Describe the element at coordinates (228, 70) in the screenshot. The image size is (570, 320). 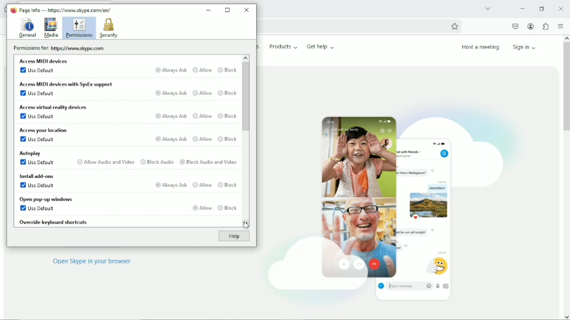
I see `Block` at that location.